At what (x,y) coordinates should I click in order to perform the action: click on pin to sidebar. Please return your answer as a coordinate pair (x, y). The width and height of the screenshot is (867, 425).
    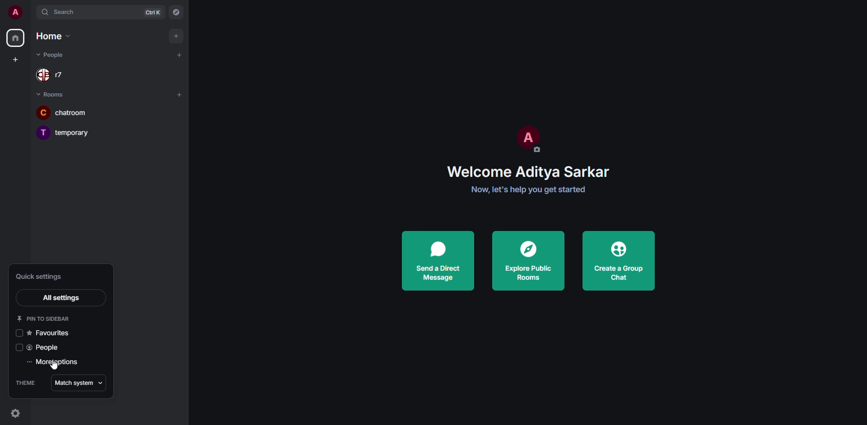
    Looking at the image, I should click on (45, 317).